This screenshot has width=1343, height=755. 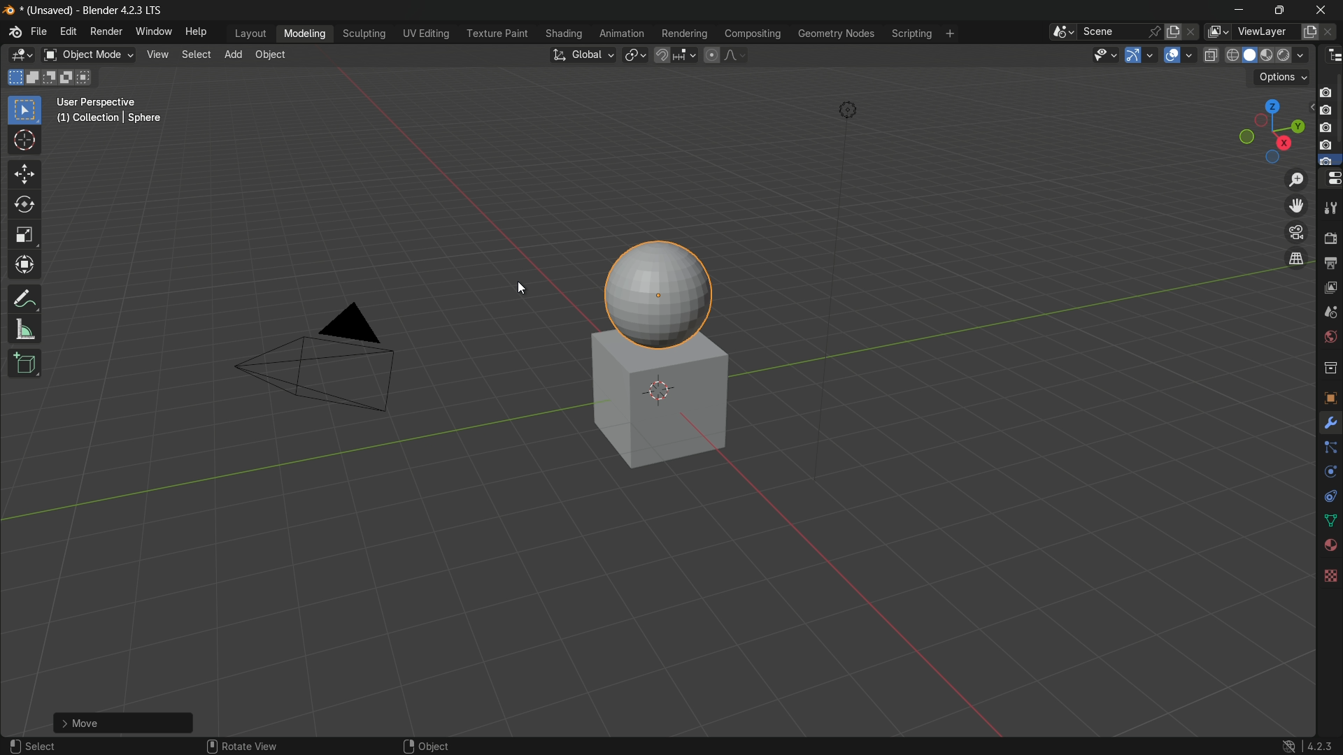 I want to click on new scene, so click(x=1177, y=31).